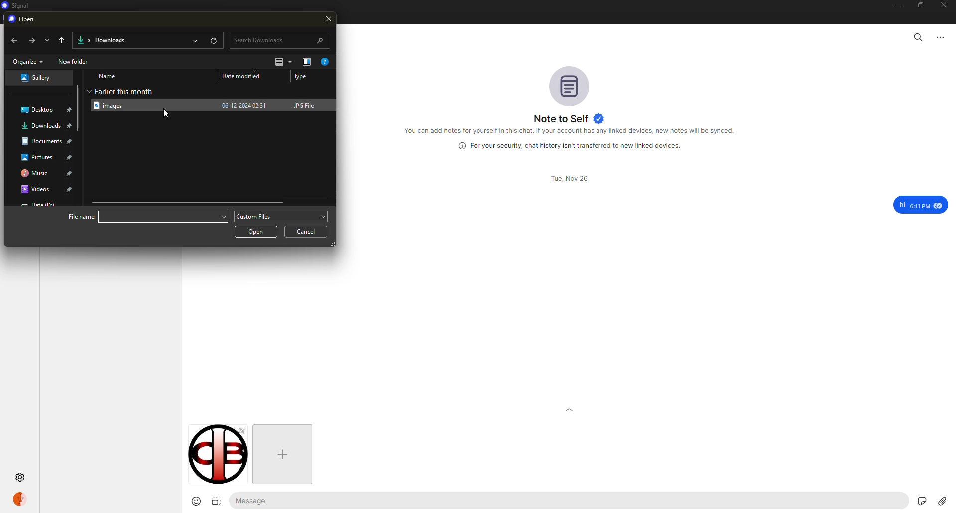  Describe the element at coordinates (942, 37) in the screenshot. I see `more` at that location.